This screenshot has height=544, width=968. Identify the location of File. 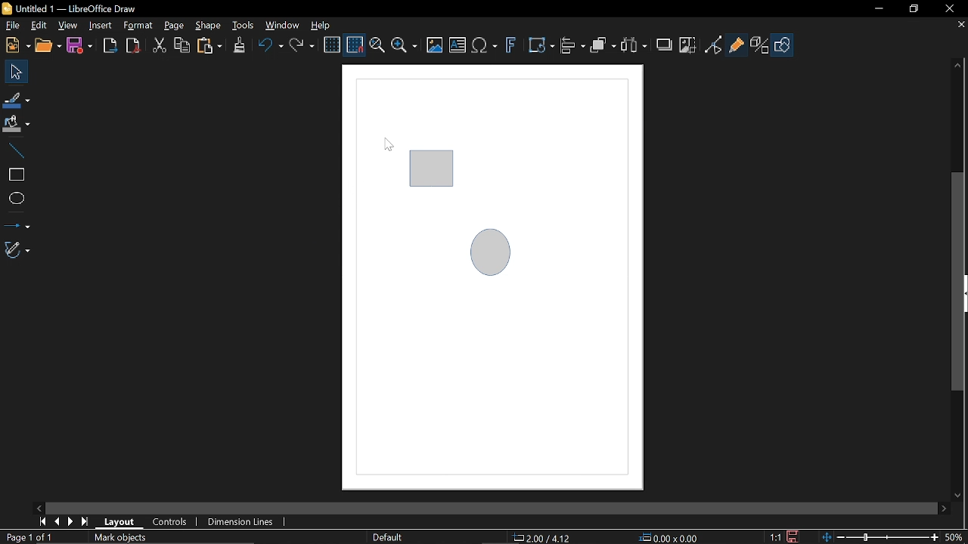
(14, 25).